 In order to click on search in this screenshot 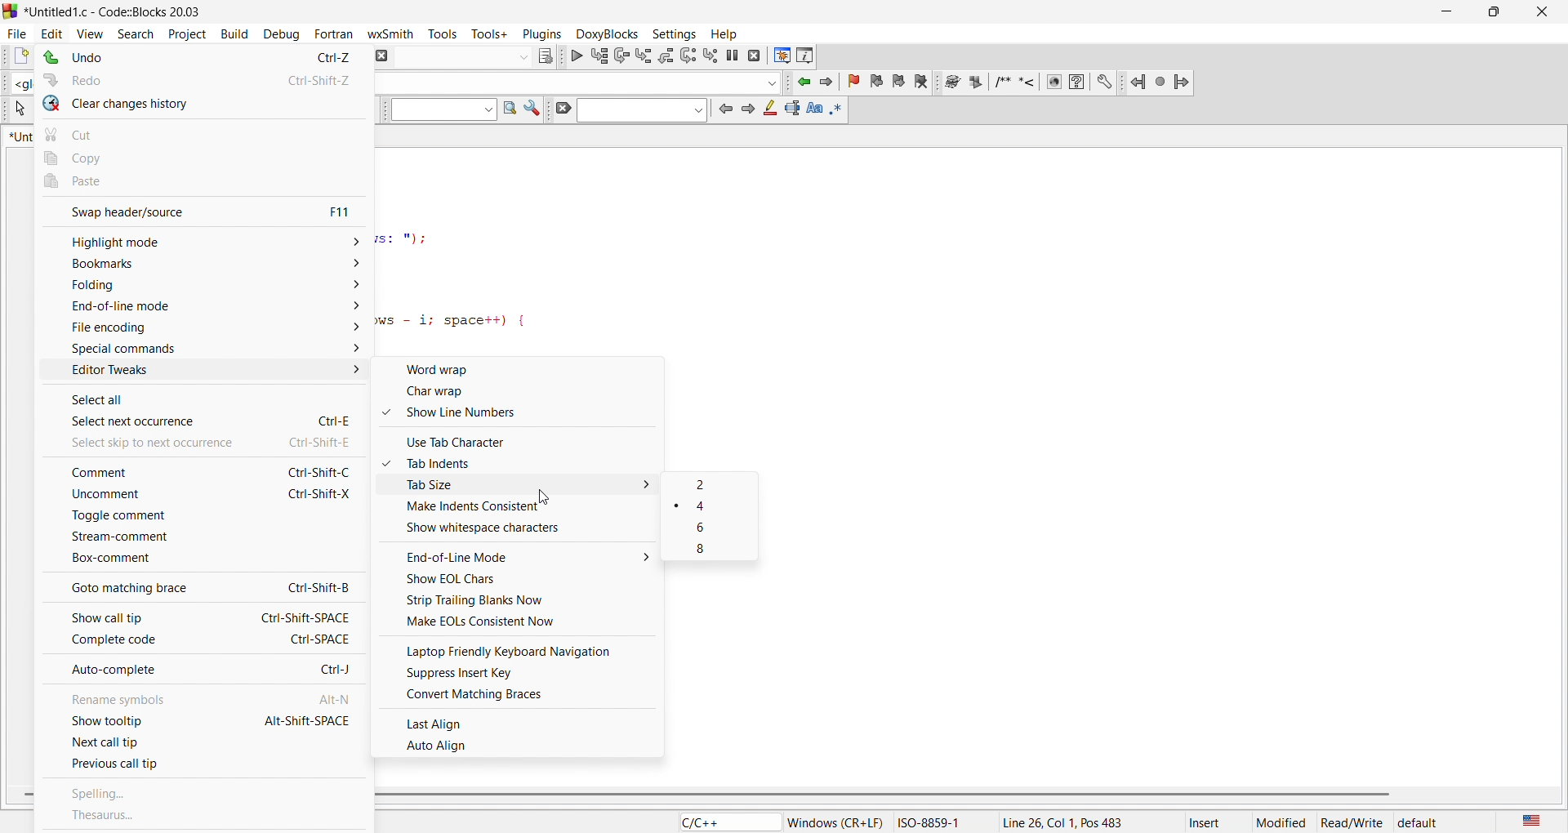, I will do `click(140, 31)`.